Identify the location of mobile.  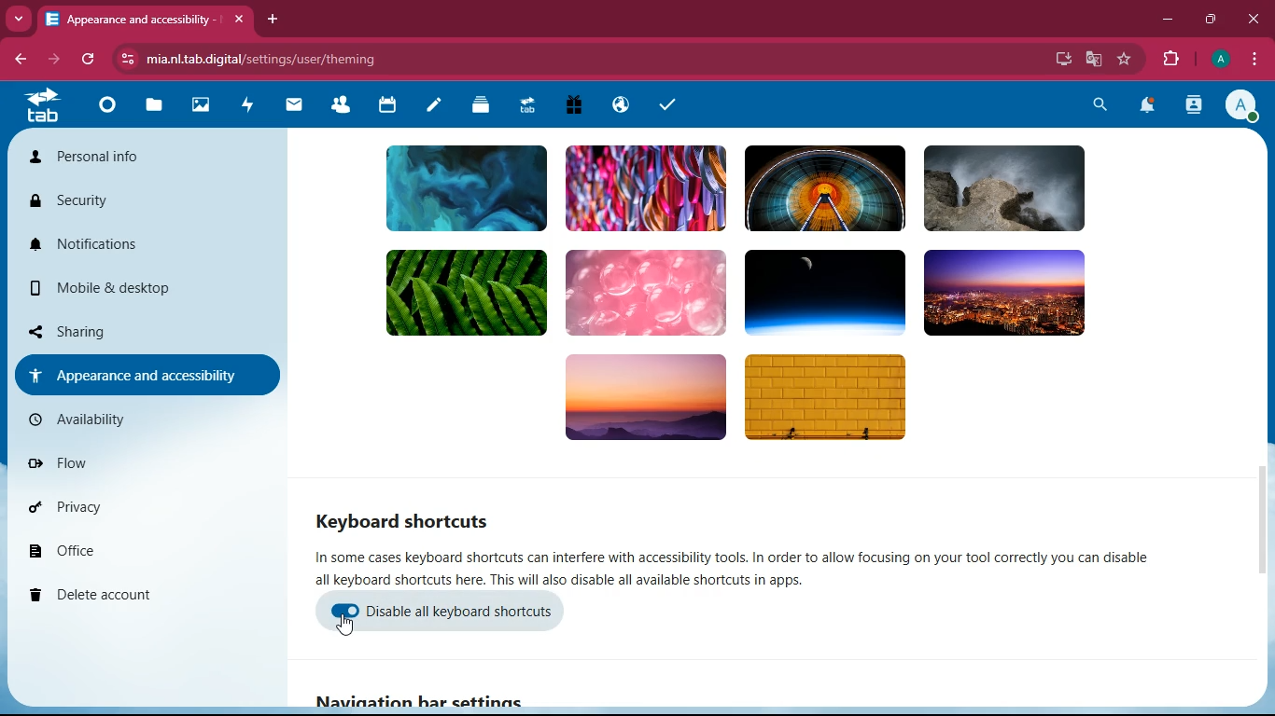
(134, 283).